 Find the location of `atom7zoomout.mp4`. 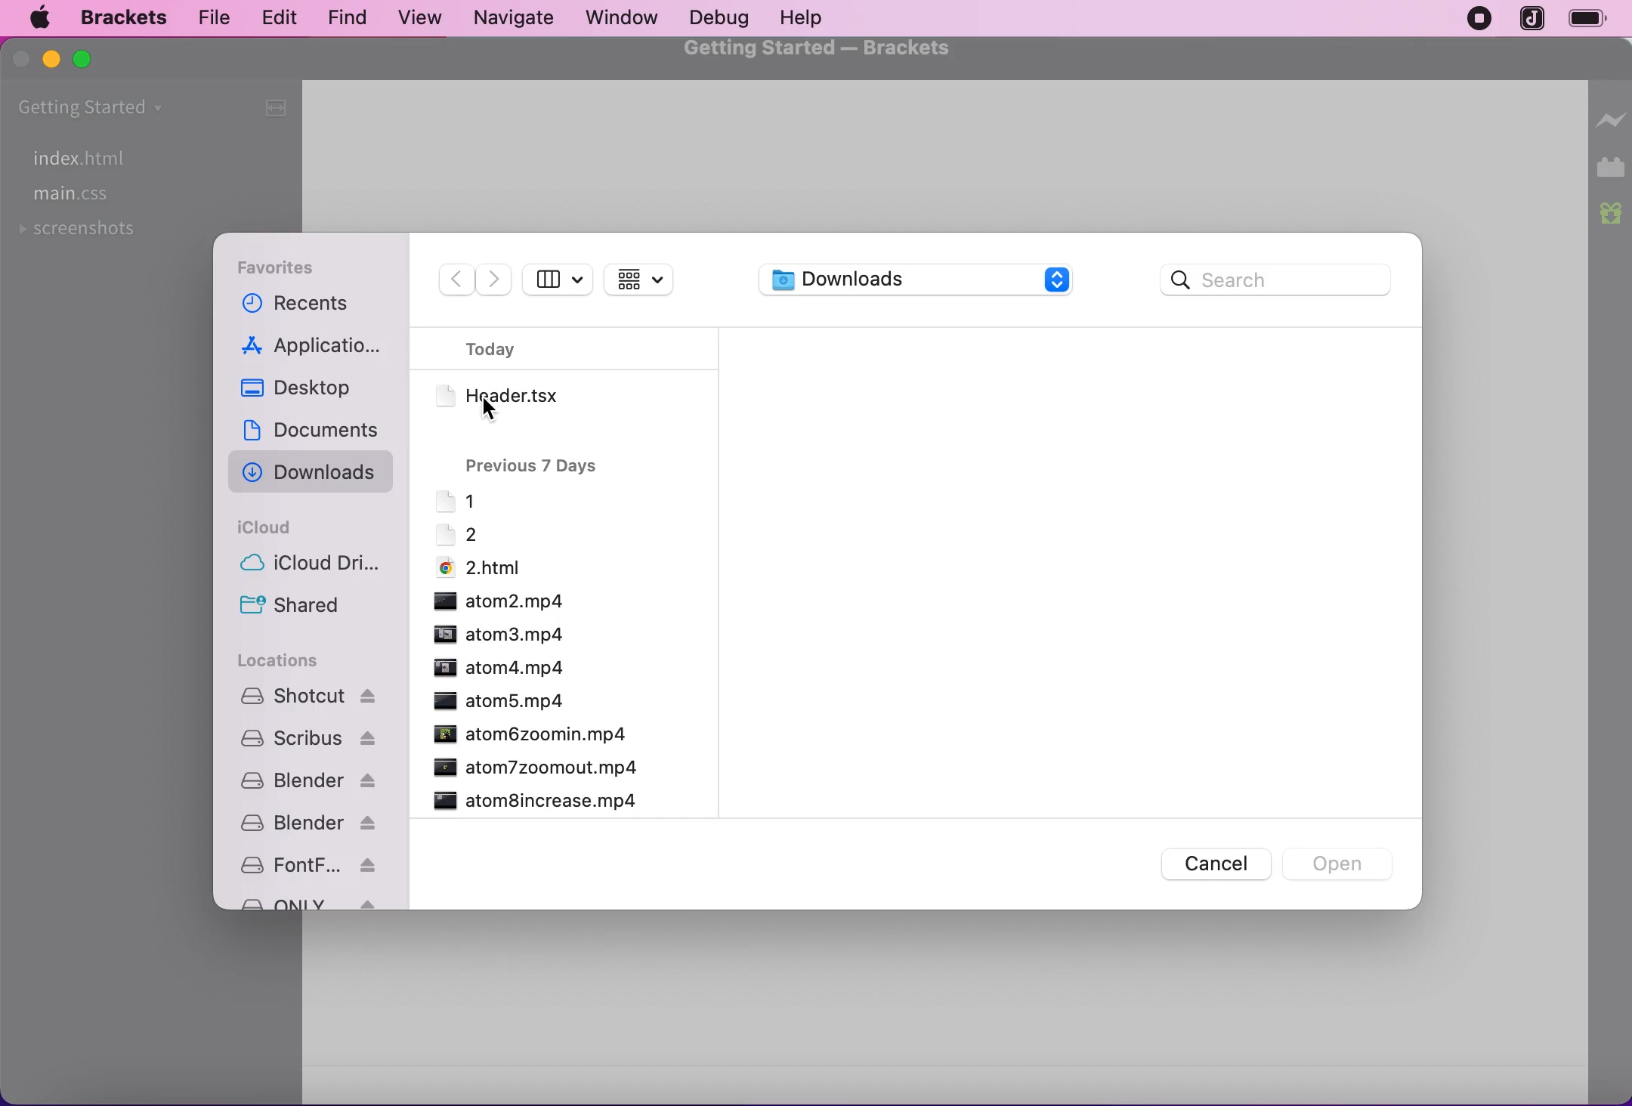

atom7zoomout.mp4 is located at coordinates (534, 767).